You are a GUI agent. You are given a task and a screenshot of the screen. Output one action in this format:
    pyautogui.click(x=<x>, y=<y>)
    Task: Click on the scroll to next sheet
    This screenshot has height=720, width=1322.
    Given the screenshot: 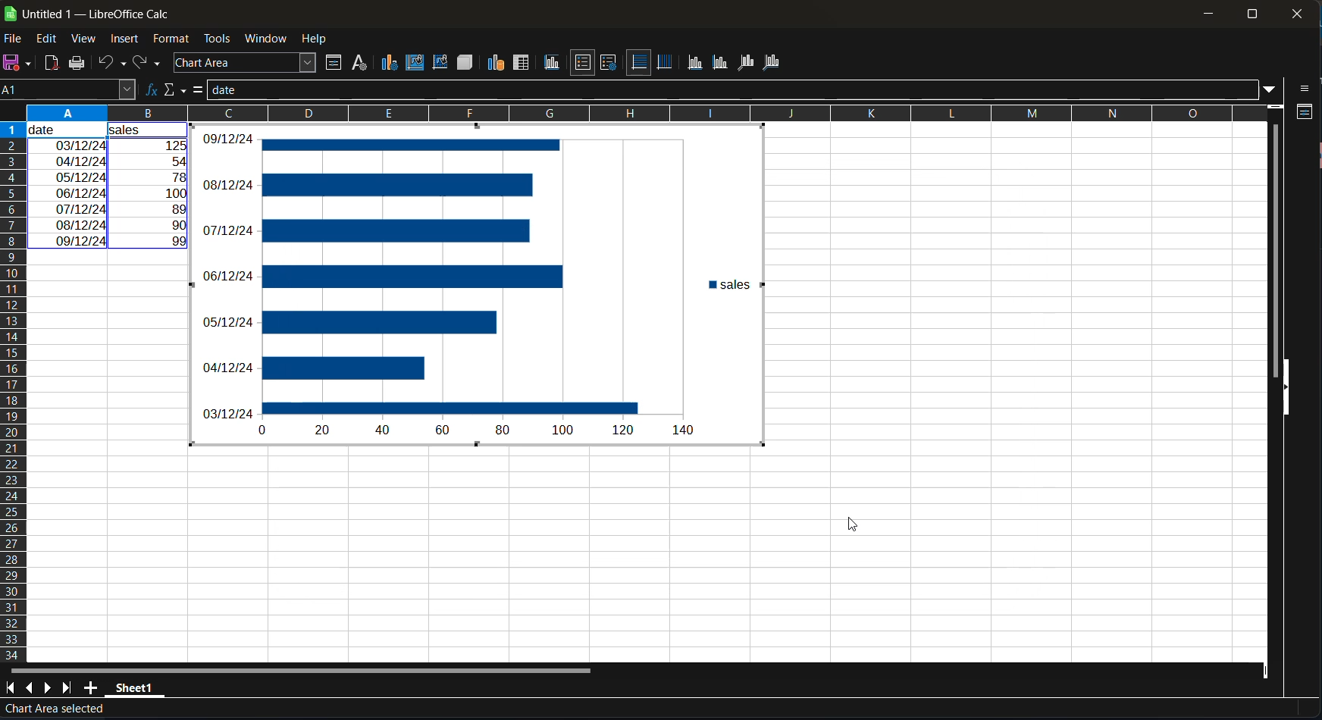 What is the action you would take?
    pyautogui.click(x=50, y=690)
    